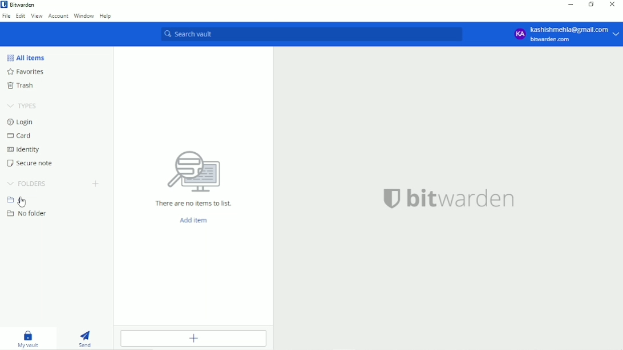 The height and width of the screenshot is (350, 623). I want to click on Add folder, so click(95, 184).